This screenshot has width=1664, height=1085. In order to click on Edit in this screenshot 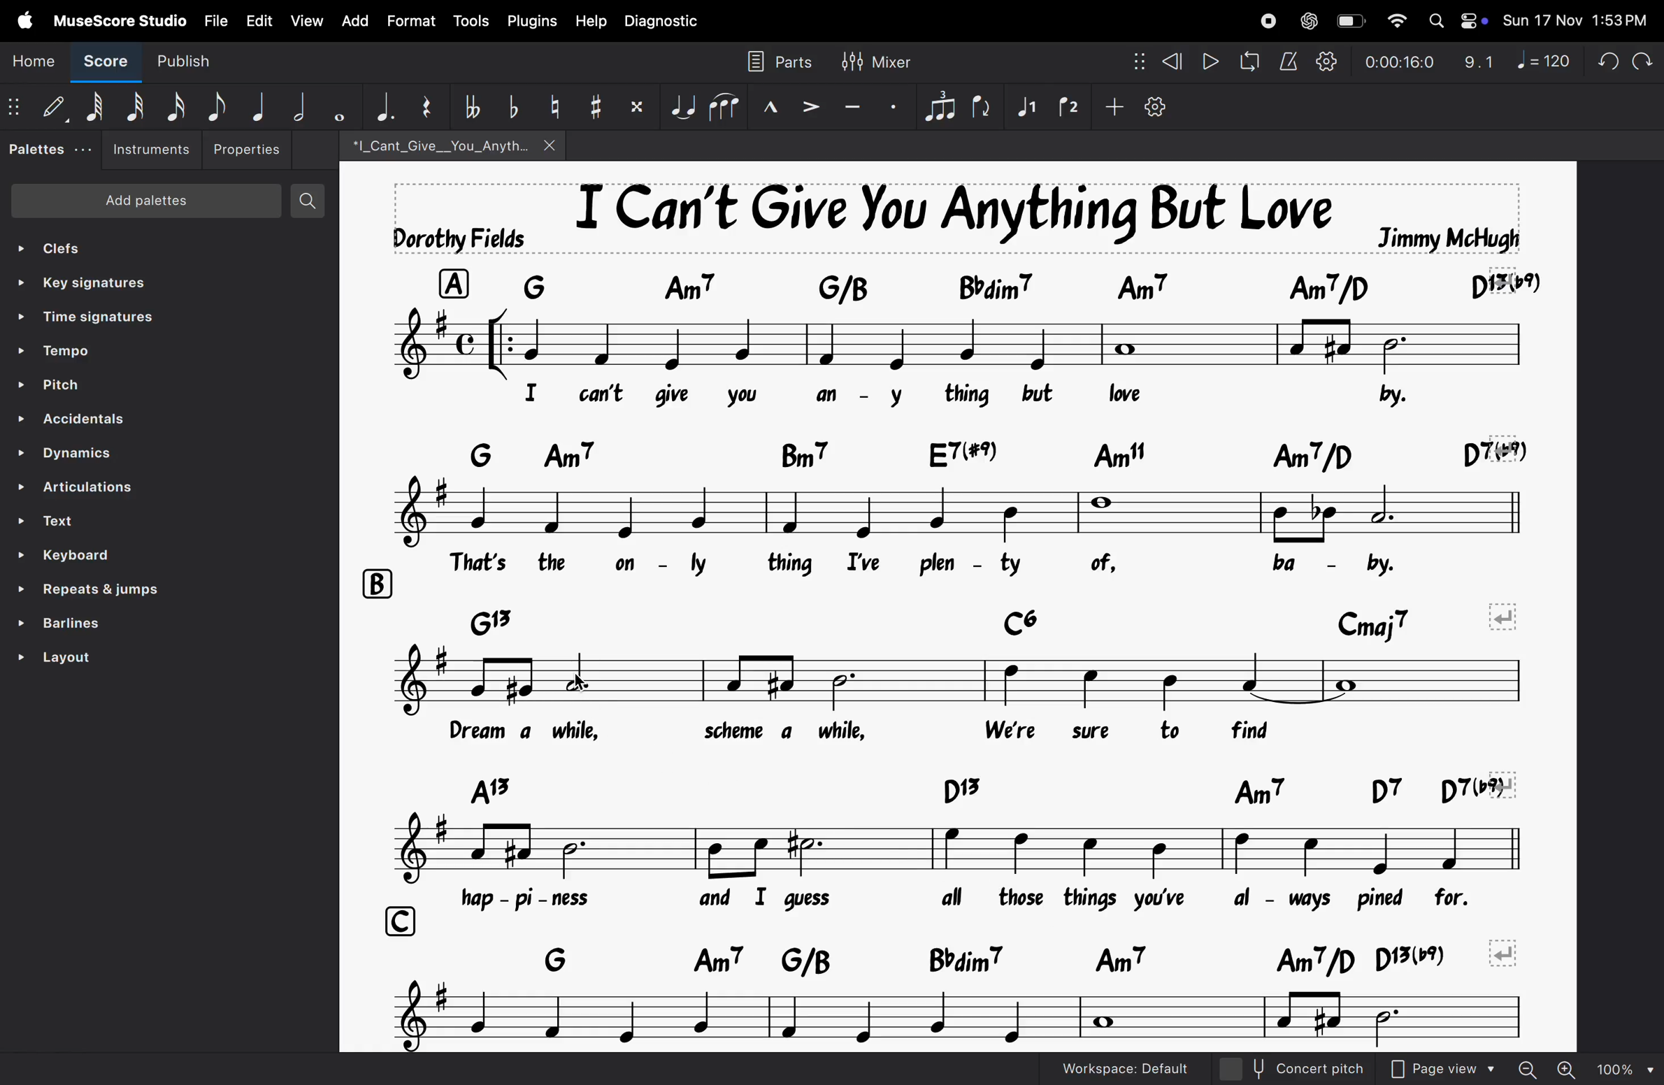, I will do `click(259, 20)`.